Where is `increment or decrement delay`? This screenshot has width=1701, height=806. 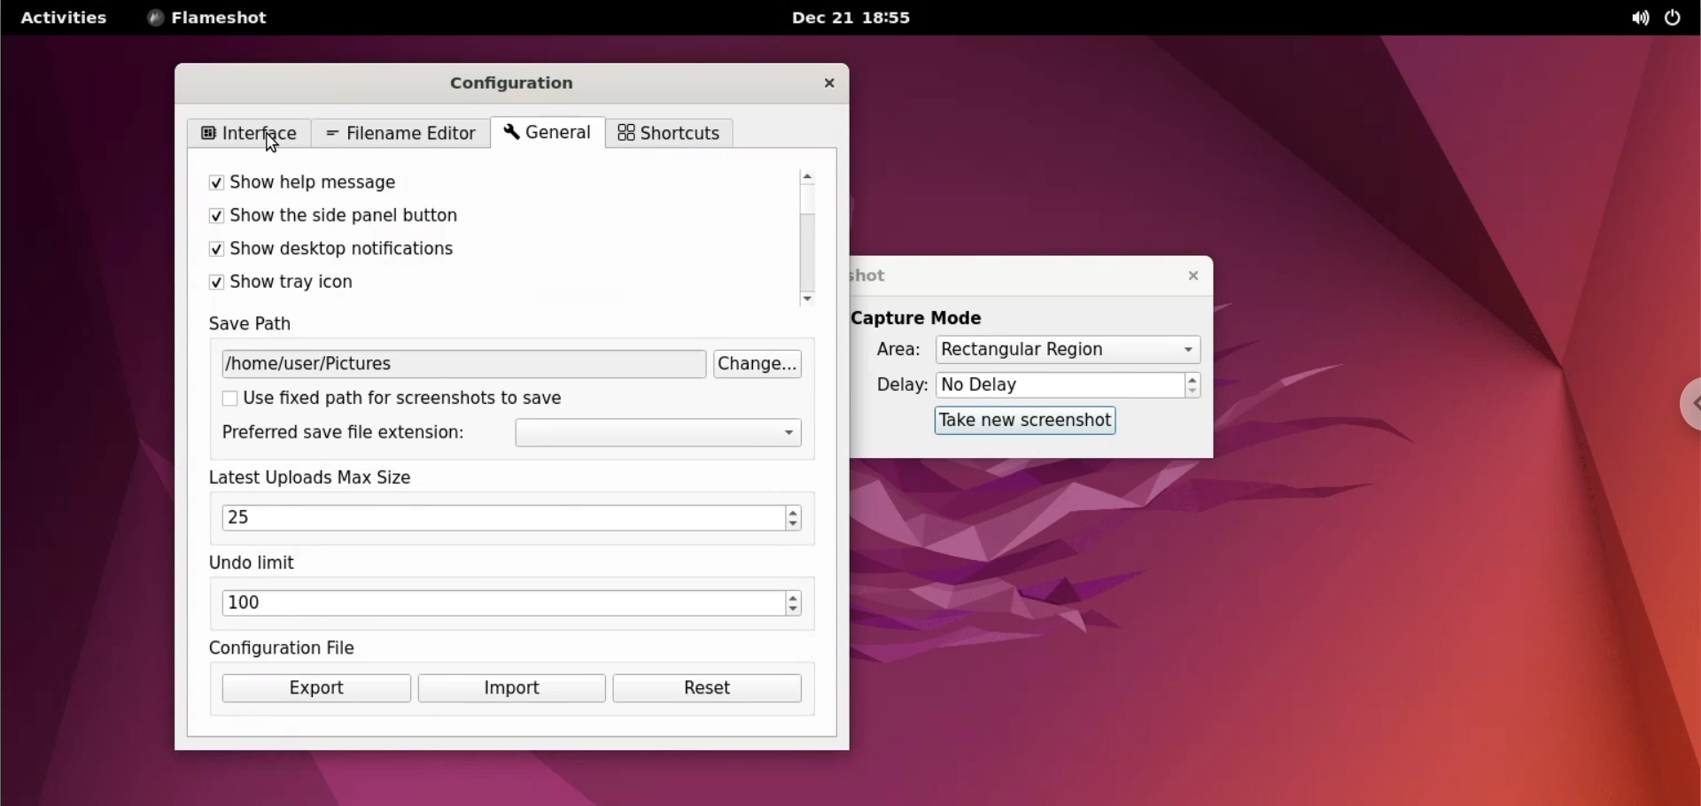 increment or decrement delay is located at coordinates (1193, 386).